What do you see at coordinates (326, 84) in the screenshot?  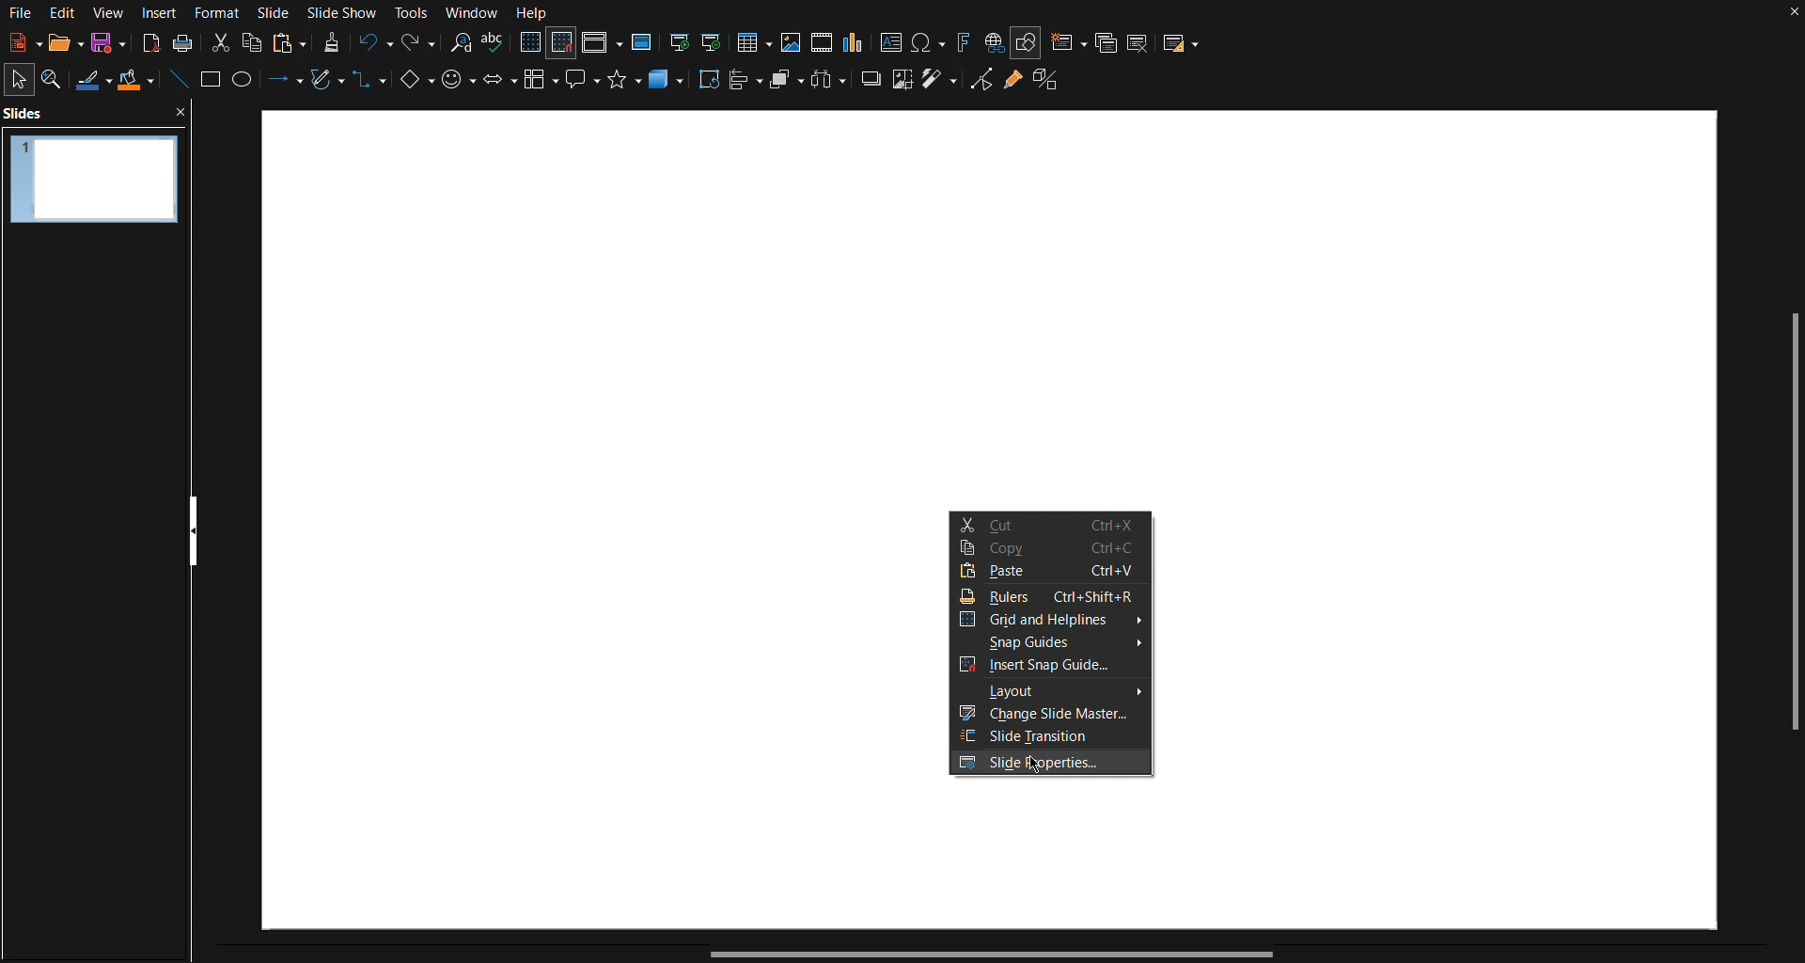 I see `Vectors` at bounding box center [326, 84].